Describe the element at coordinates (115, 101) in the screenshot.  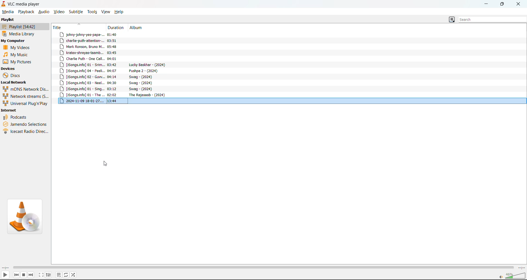
I see `track 12 title, duration and album details` at that location.